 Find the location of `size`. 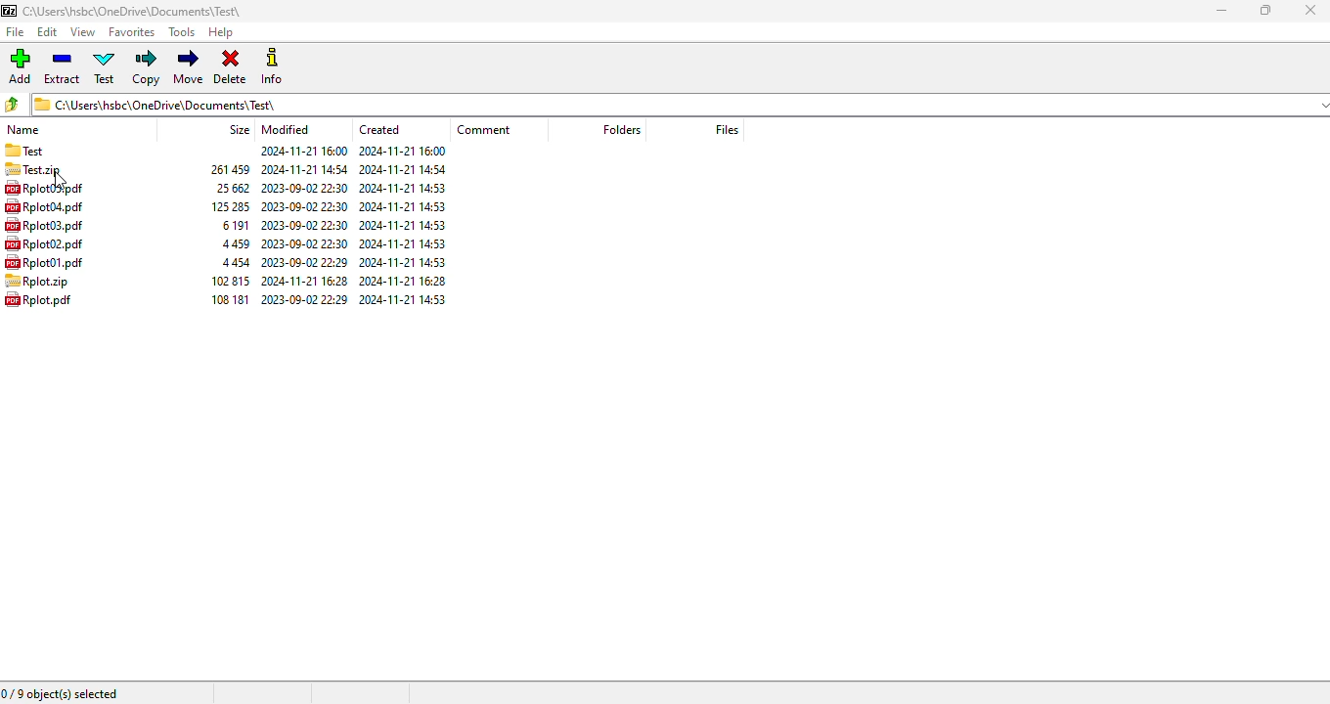

size is located at coordinates (234, 243).